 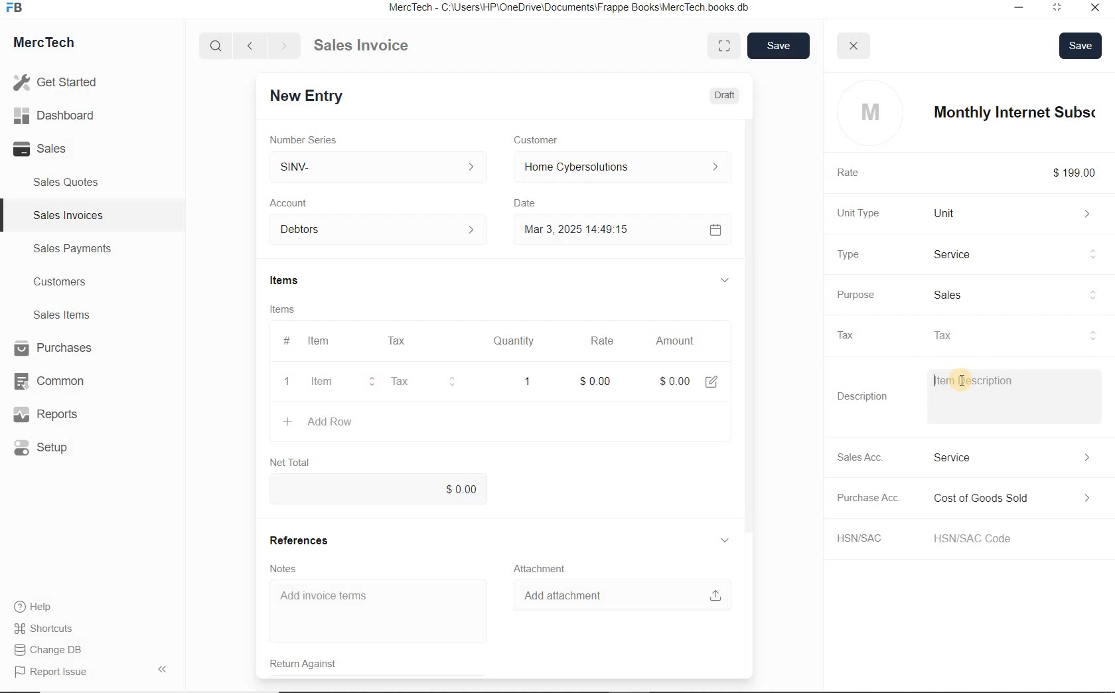 What do you see at coordinates (431, 341) in the screenshot?
I see `#` at bounding box center [431, 341].